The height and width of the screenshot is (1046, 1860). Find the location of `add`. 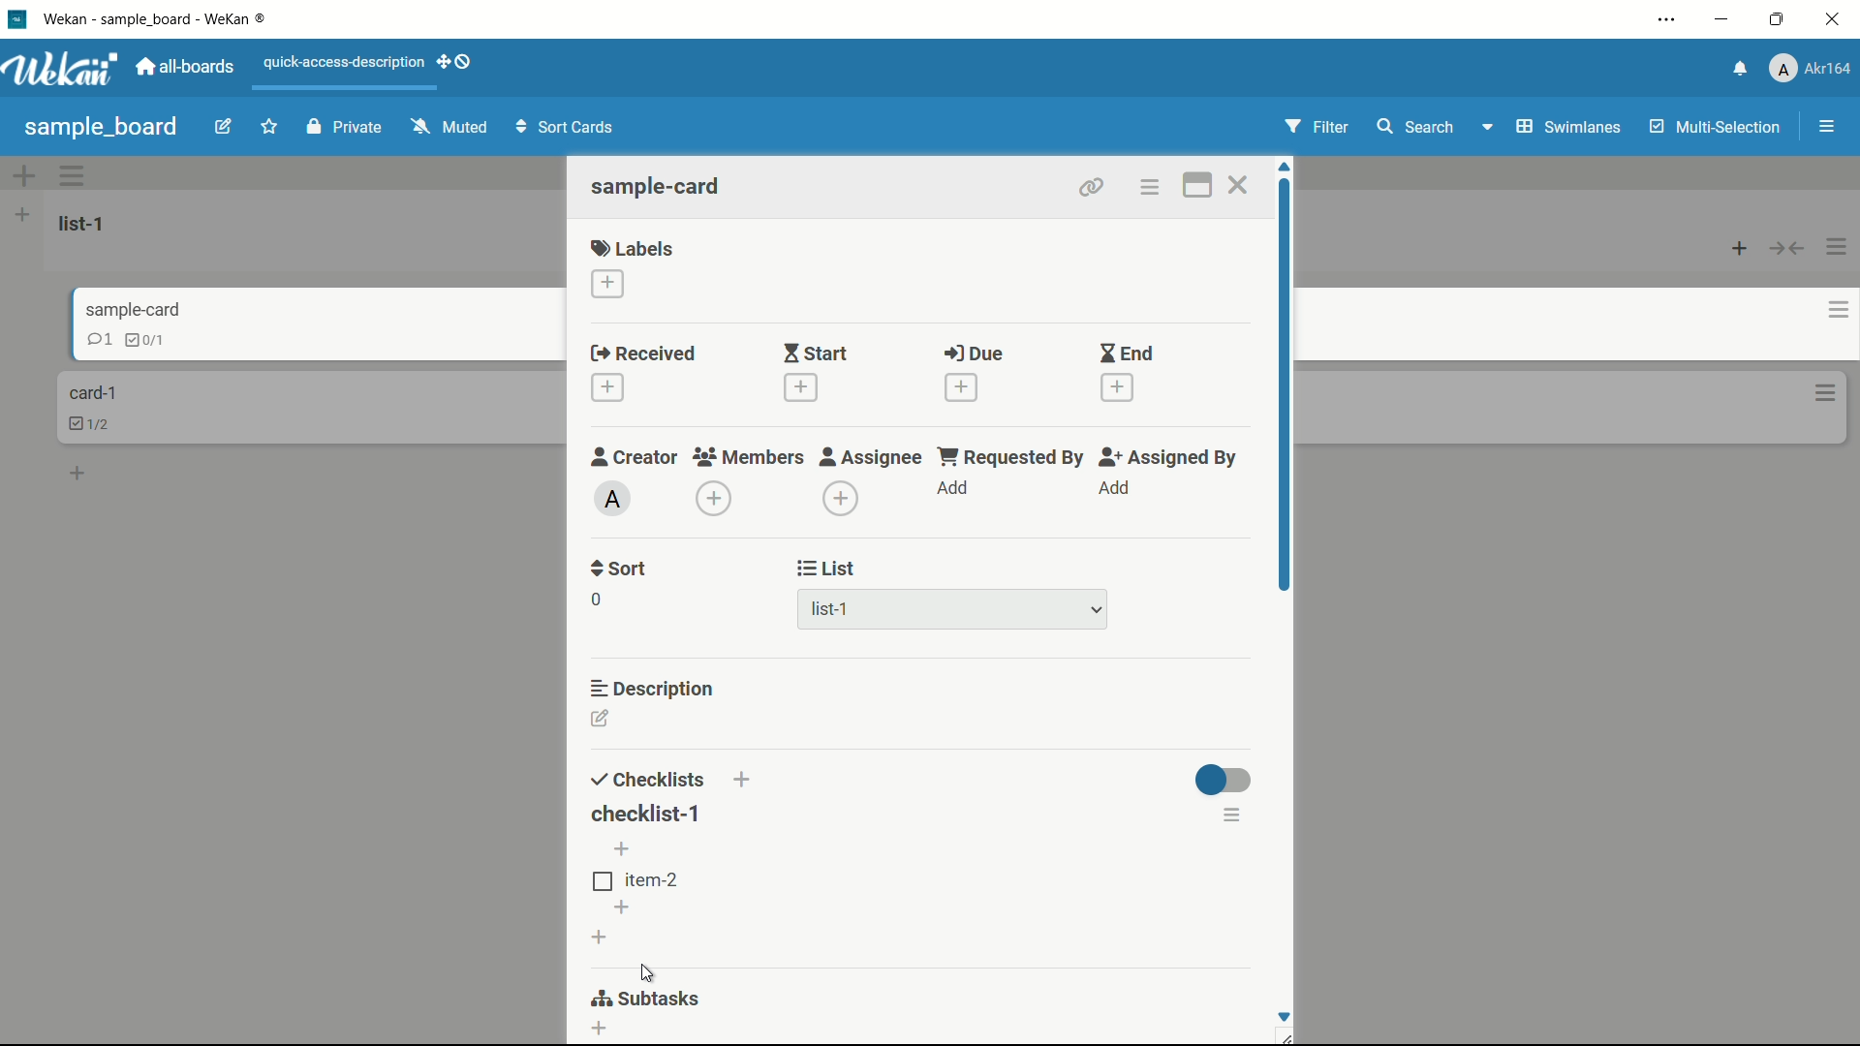

add is located at coordinates (618, 906).